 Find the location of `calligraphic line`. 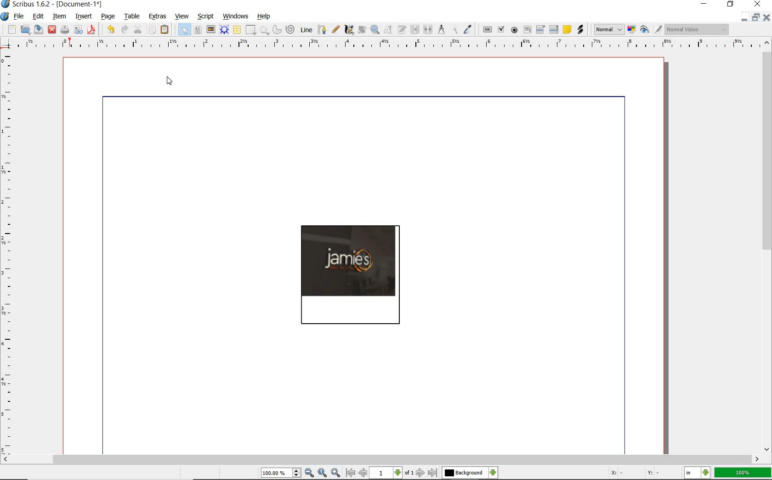

calligraphic line is located at coordinates (349, 30).